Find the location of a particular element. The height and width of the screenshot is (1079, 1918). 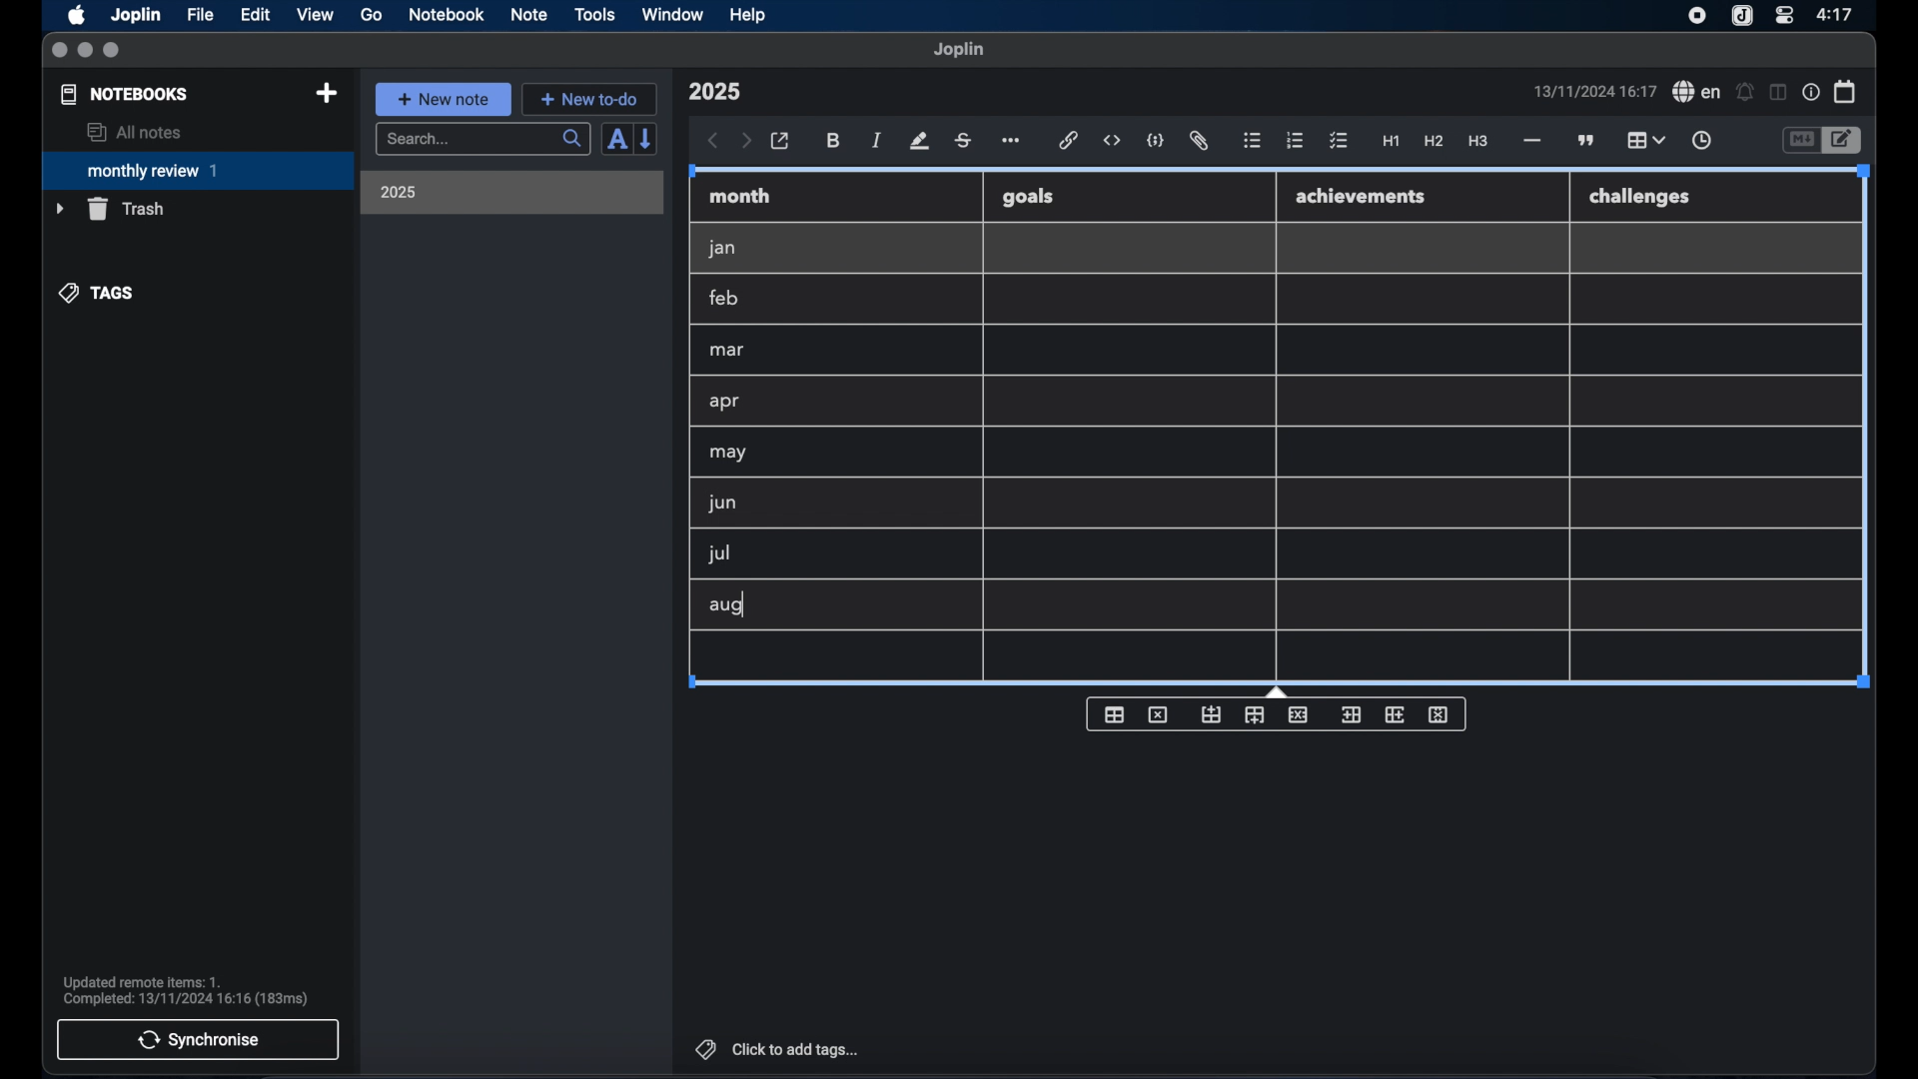

2025 is located at coordinates (399, 192).